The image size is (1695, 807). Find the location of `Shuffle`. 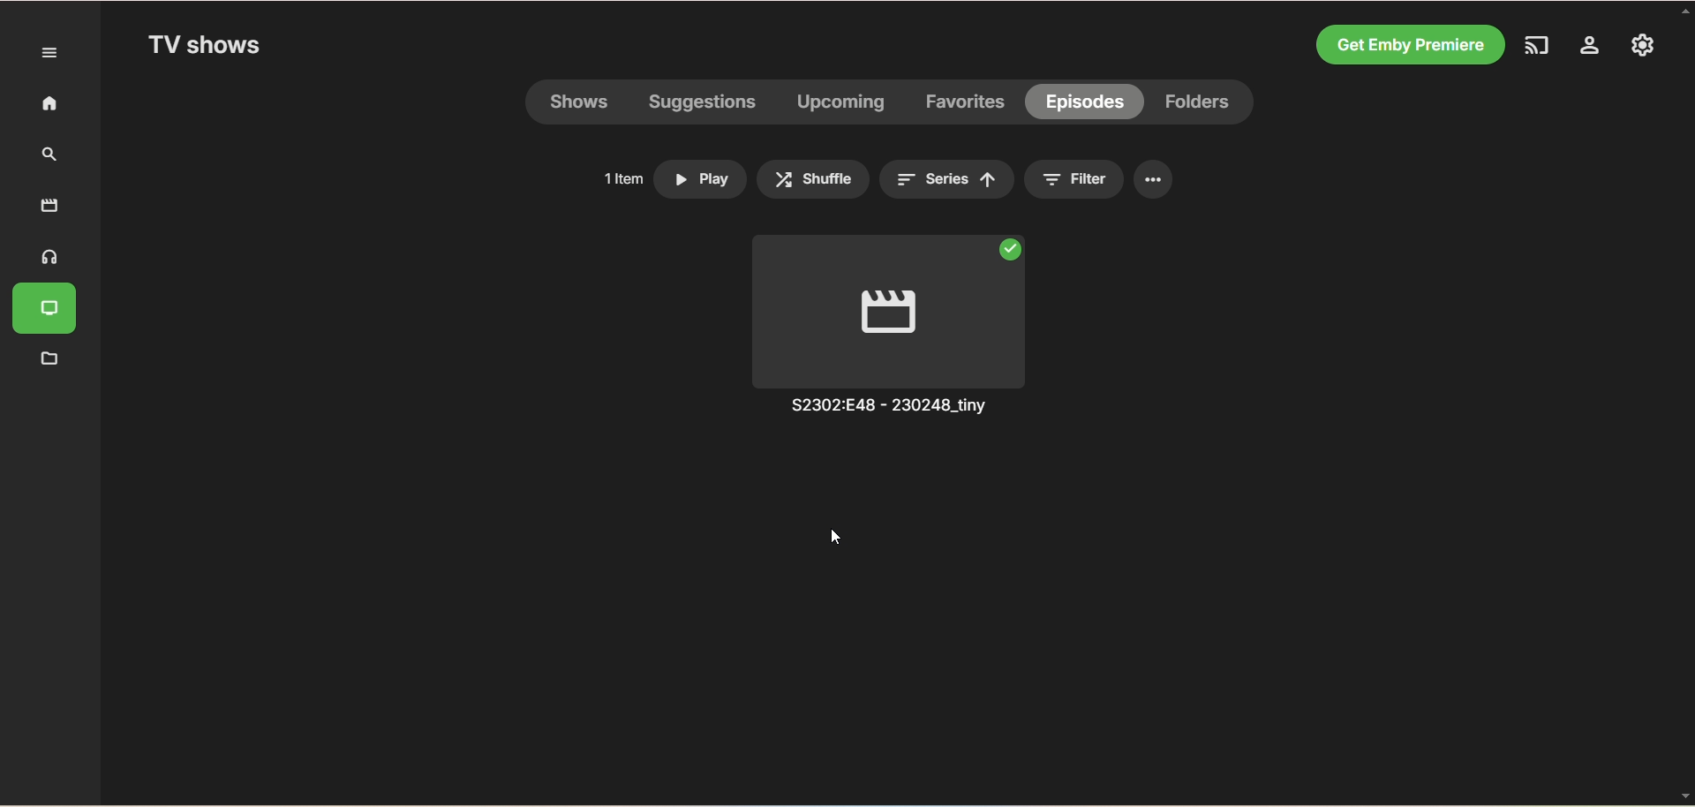

Shuffle is located at coordinates (812, 178).